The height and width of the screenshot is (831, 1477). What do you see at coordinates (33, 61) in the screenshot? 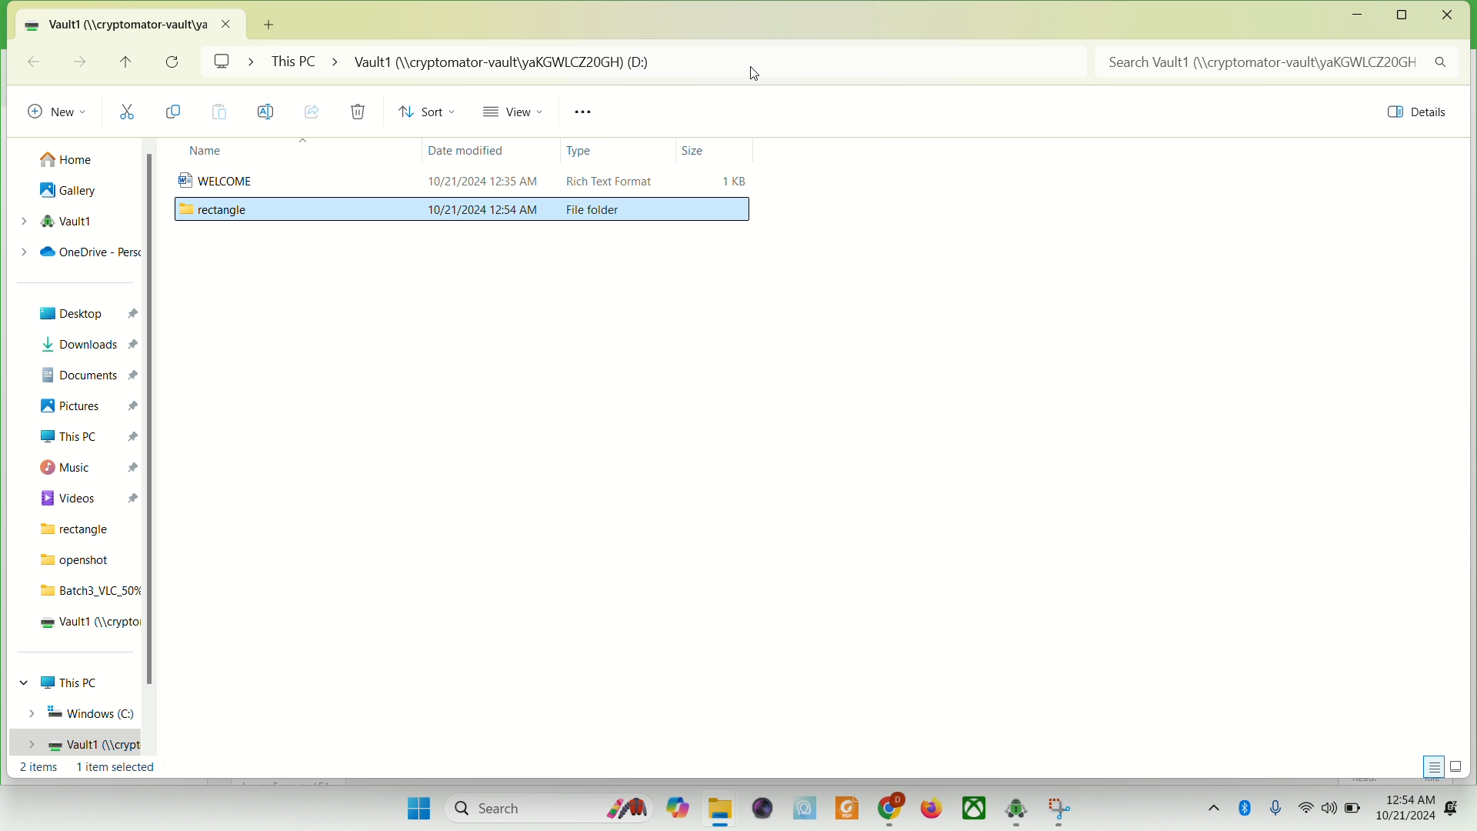
I see `go back` at bounding box center [33, 61].